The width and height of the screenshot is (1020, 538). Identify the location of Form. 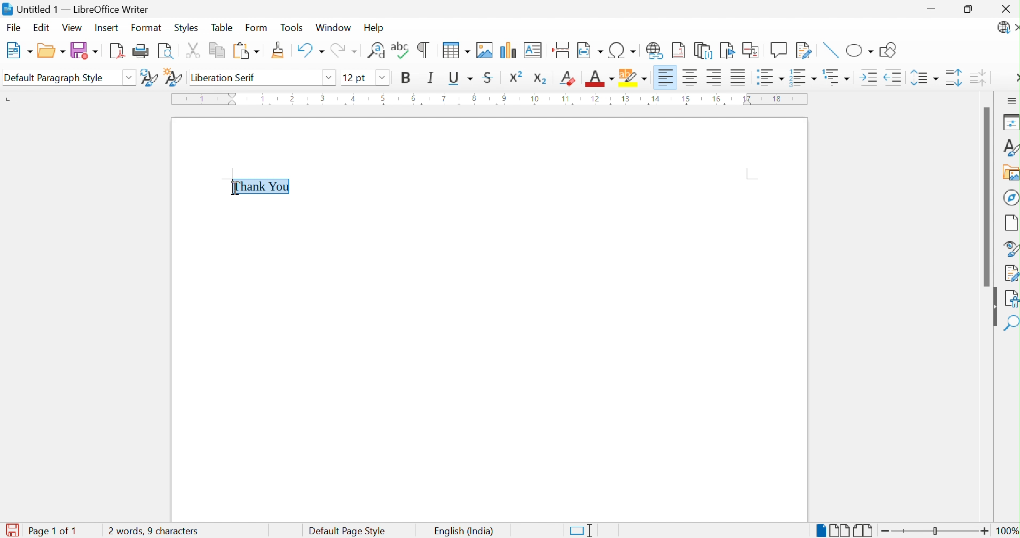
(257, 28).